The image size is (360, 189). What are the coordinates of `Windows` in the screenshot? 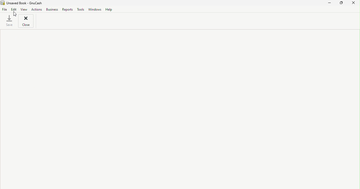 It's located at (95, 9).